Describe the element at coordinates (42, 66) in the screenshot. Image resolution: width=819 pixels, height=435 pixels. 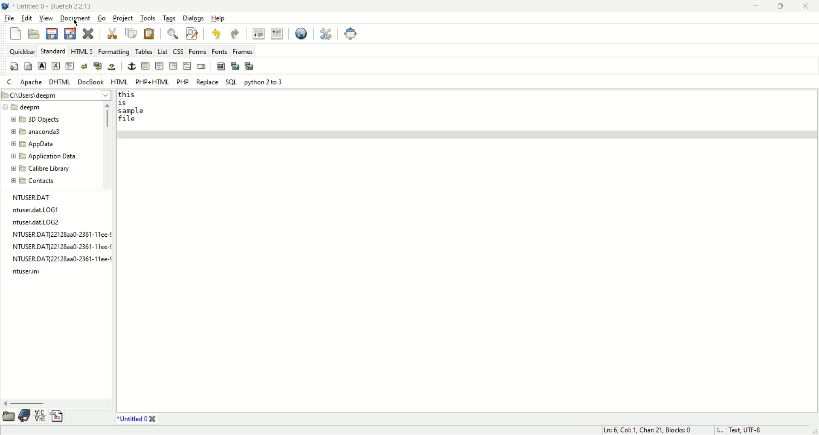
I see `strong` at that location.